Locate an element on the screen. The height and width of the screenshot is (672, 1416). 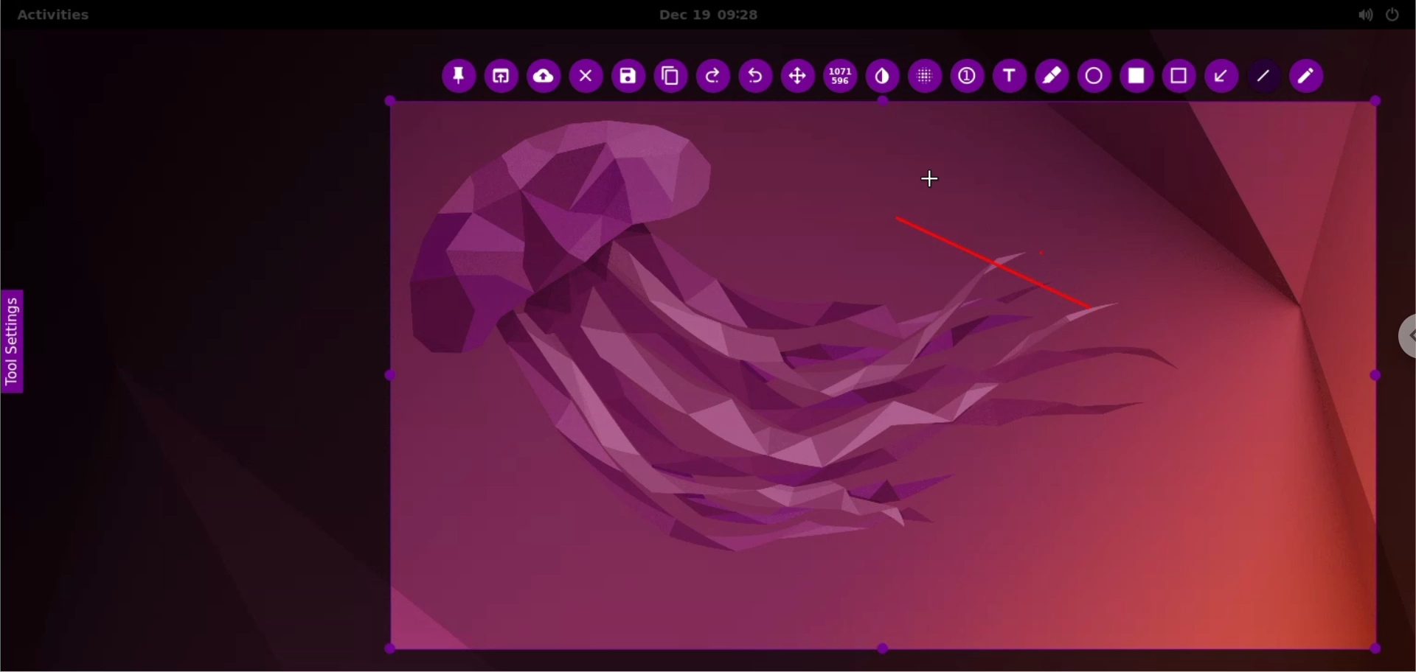
undo is located at coordinates (759, 76).